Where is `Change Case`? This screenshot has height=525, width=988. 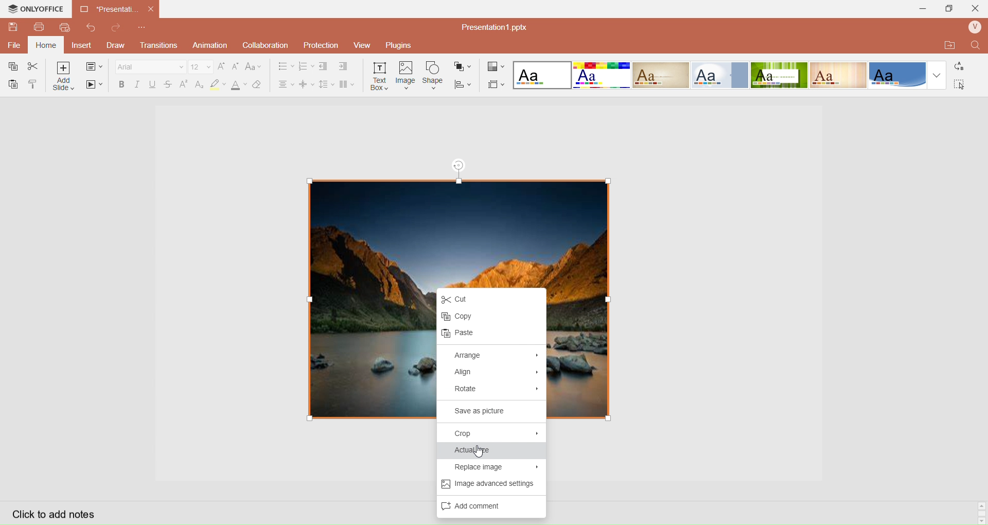
Change Case is located at coordinates (255, 67).